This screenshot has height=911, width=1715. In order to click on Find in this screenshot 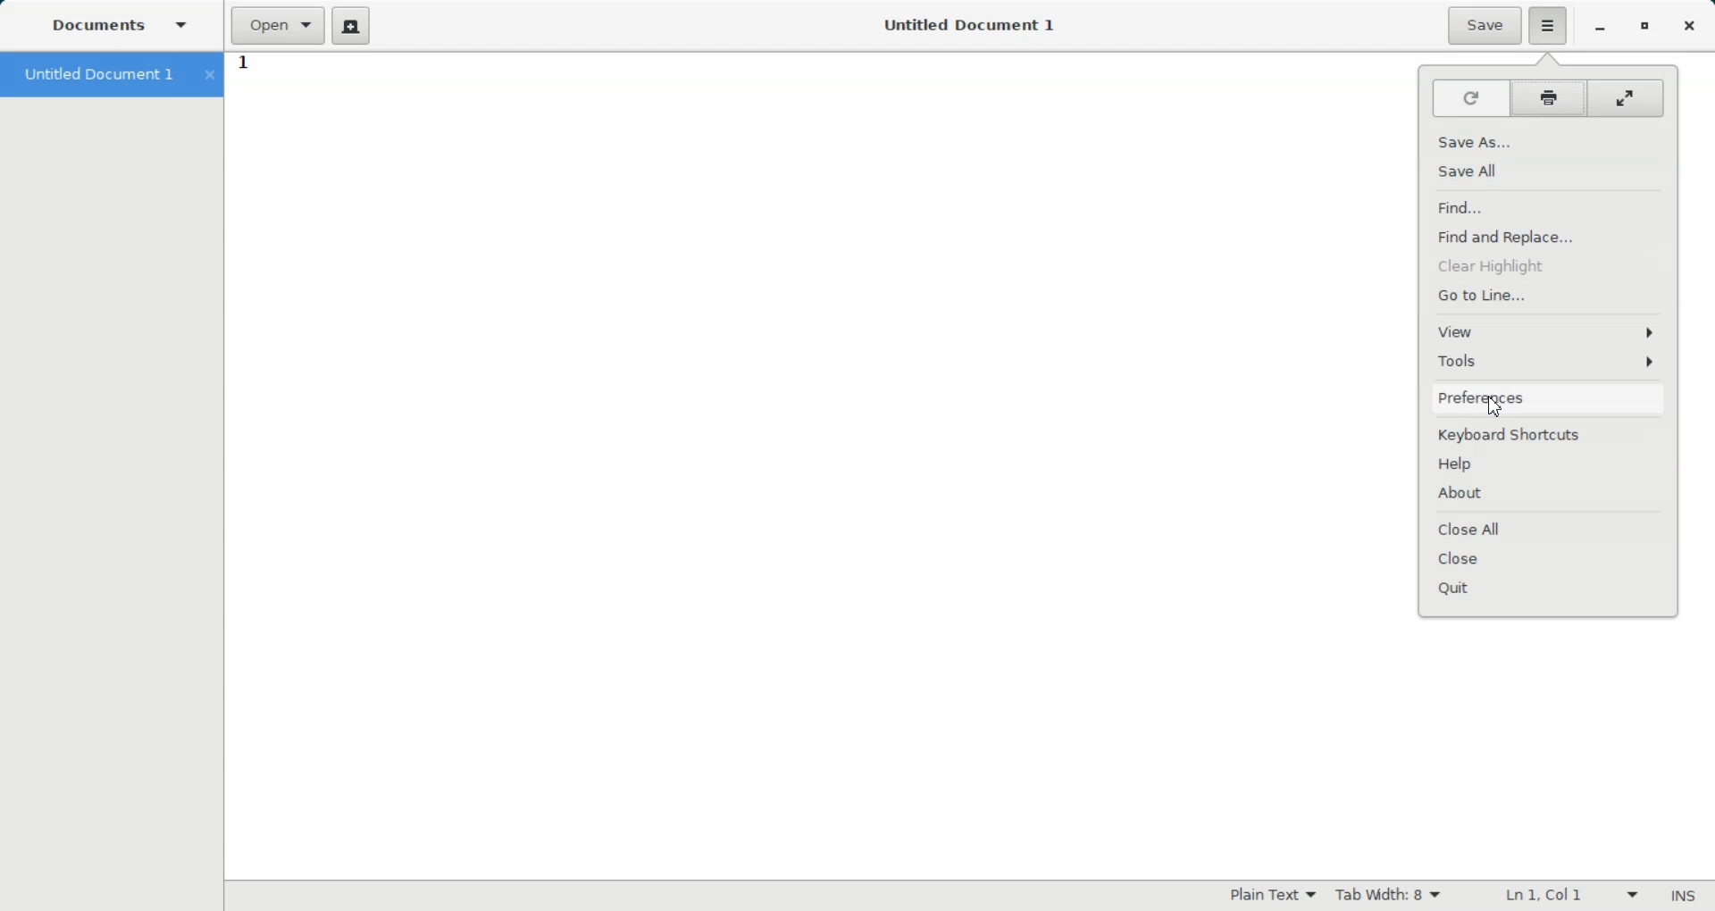, I will do `click(1548, 208)`.